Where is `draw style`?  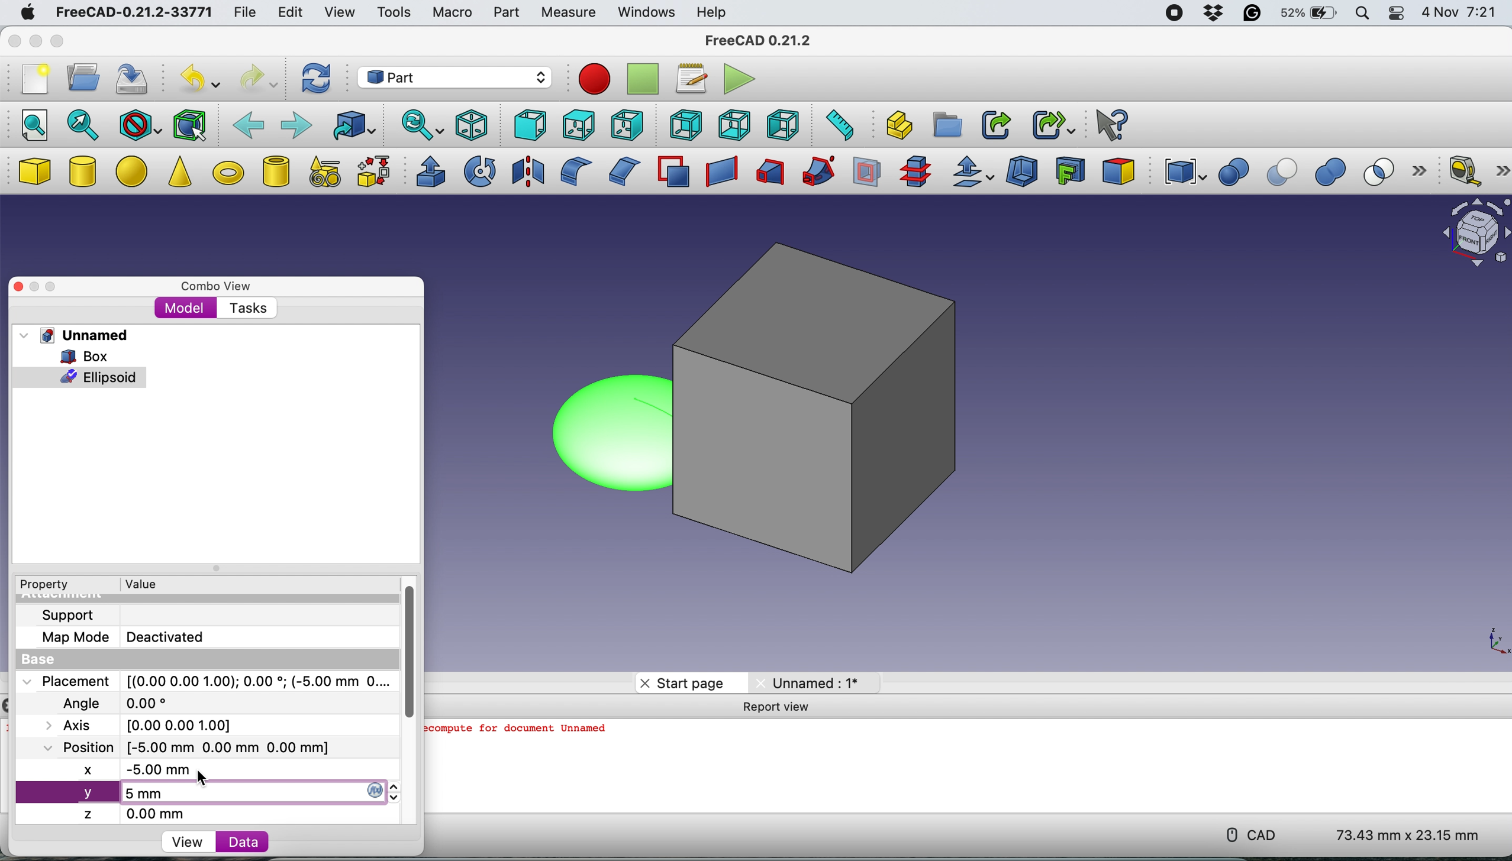 draw style is located at coordinates (140, 126).